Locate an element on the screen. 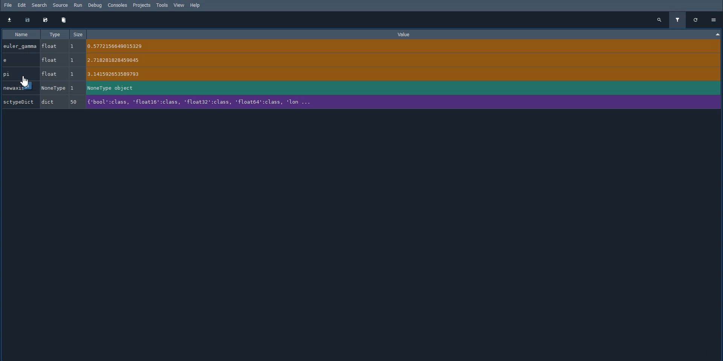 This screenshot has height=361, width=723. Save data is located at coordinates (27, 20).